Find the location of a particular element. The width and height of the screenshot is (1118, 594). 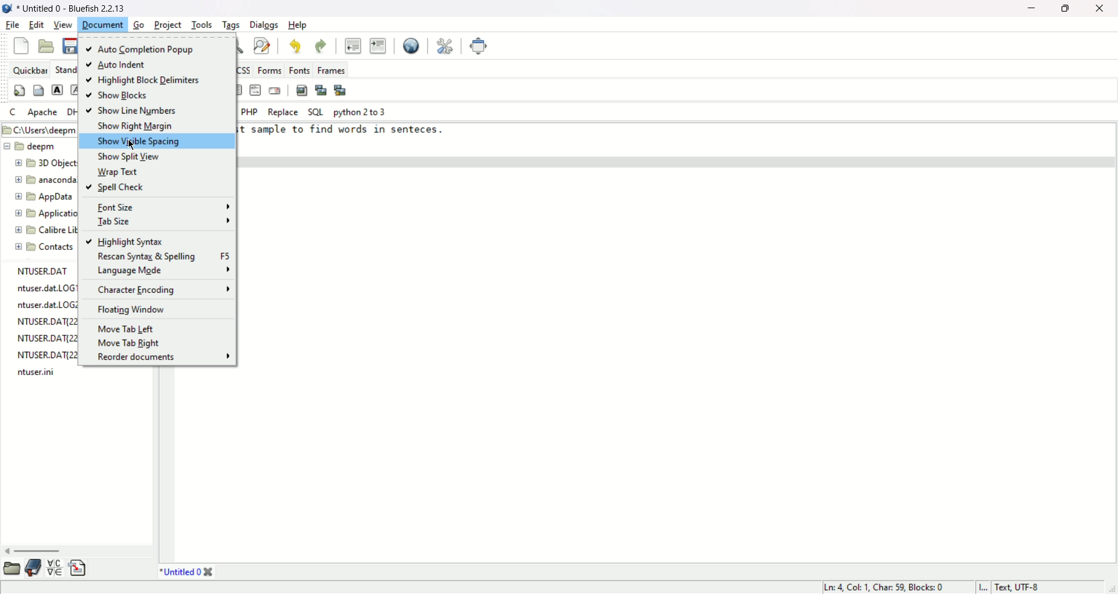

view in browser is located at coordinates (409, 47).